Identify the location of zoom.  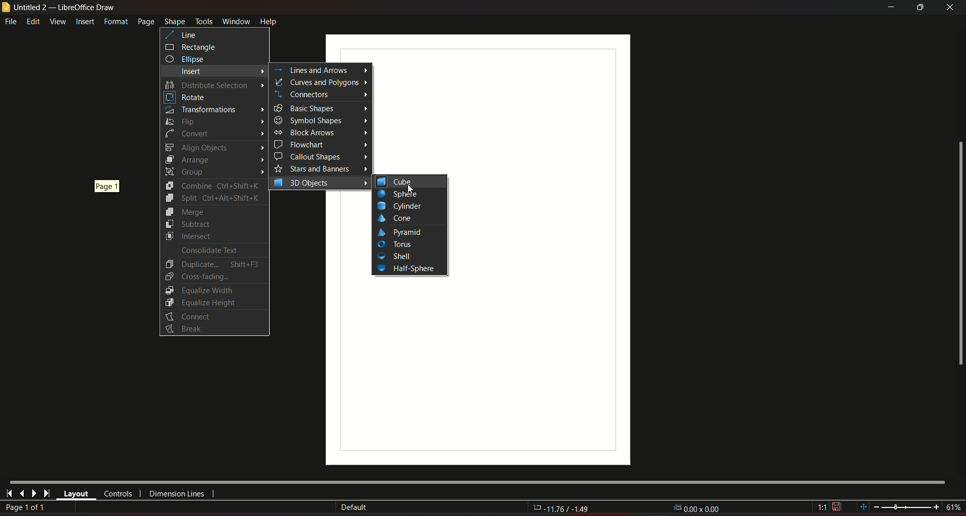
(909, 506).